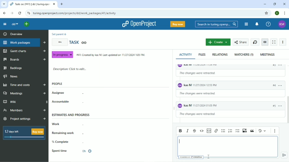  I want to click on Code, so click(202, 131).